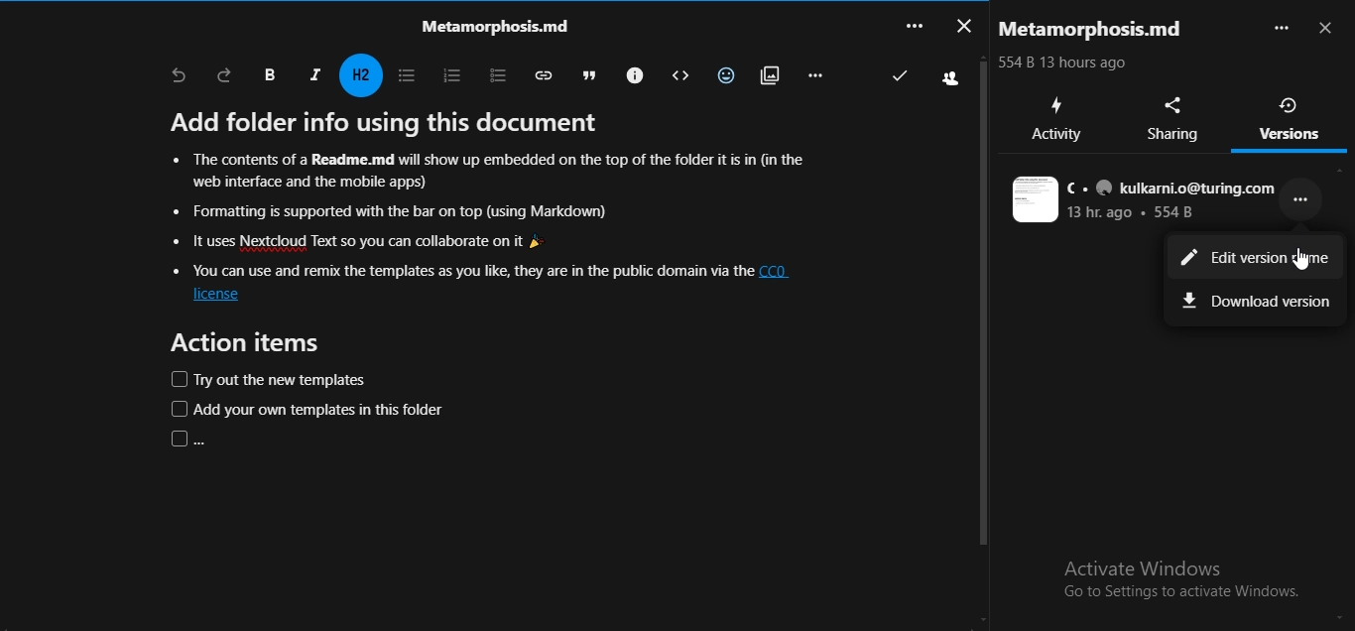 The width and height of the screenshot is (1355, 631). Describe the element at coordinates (225, 74) in the screenshot. I see `redo` at that location.